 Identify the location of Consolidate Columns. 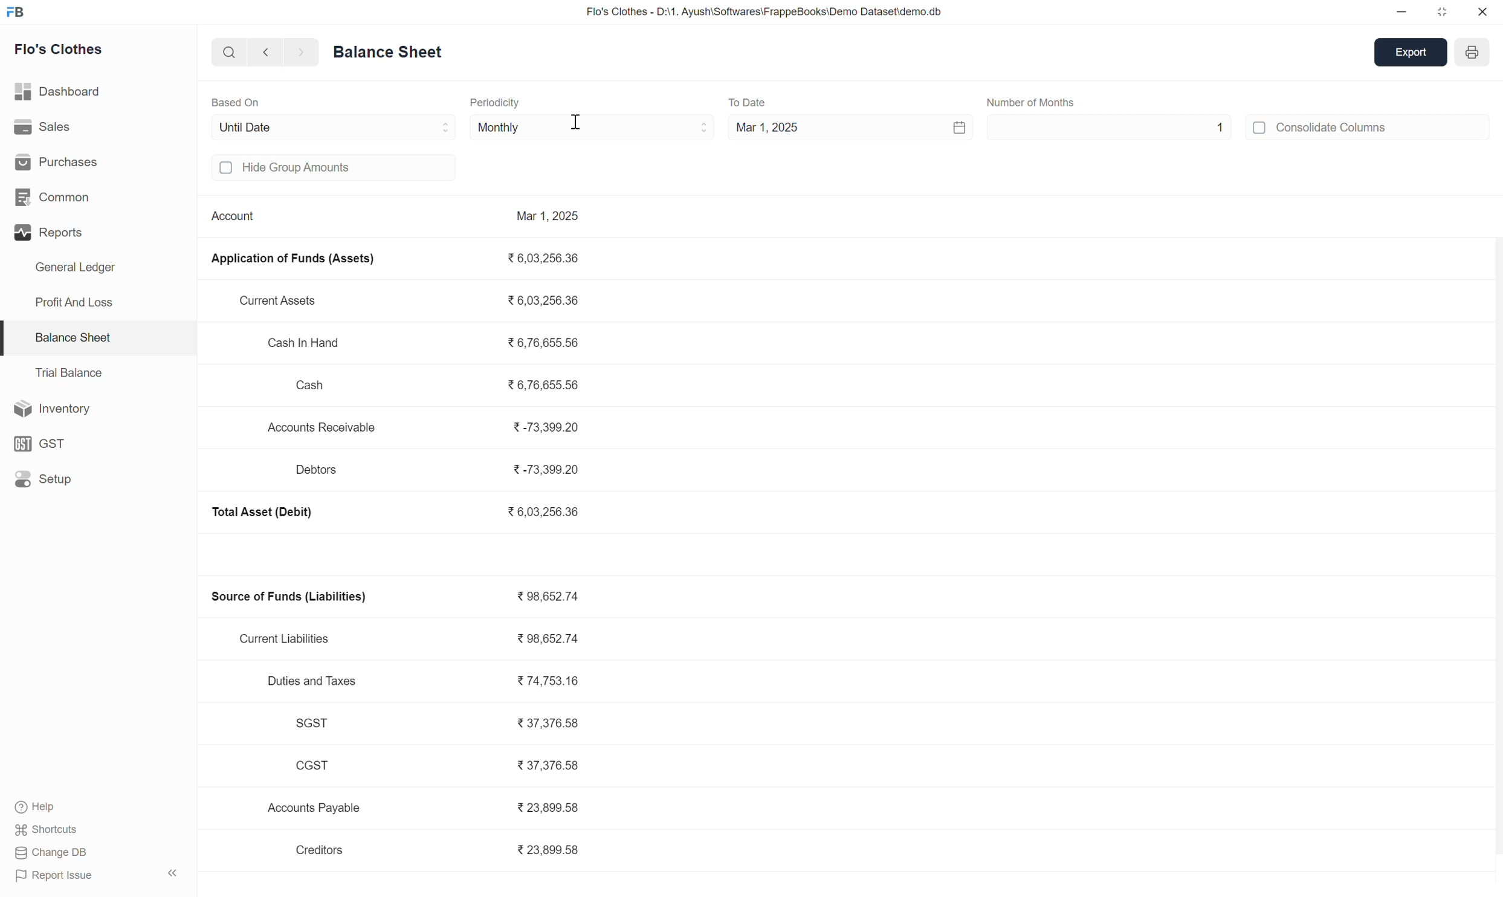
(1338, 128).